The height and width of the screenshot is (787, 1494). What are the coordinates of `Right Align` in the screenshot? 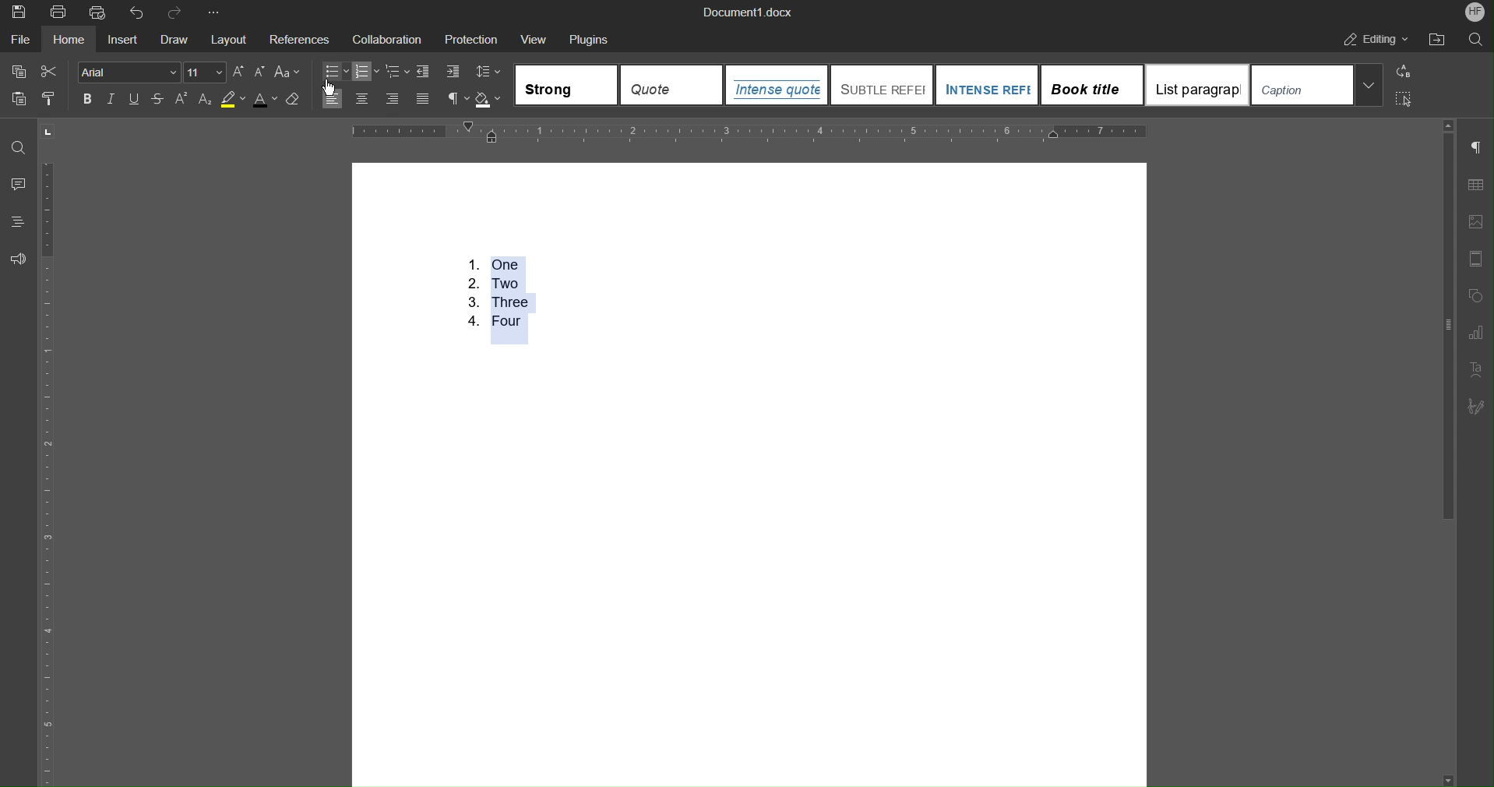 It's located at (392, 100).